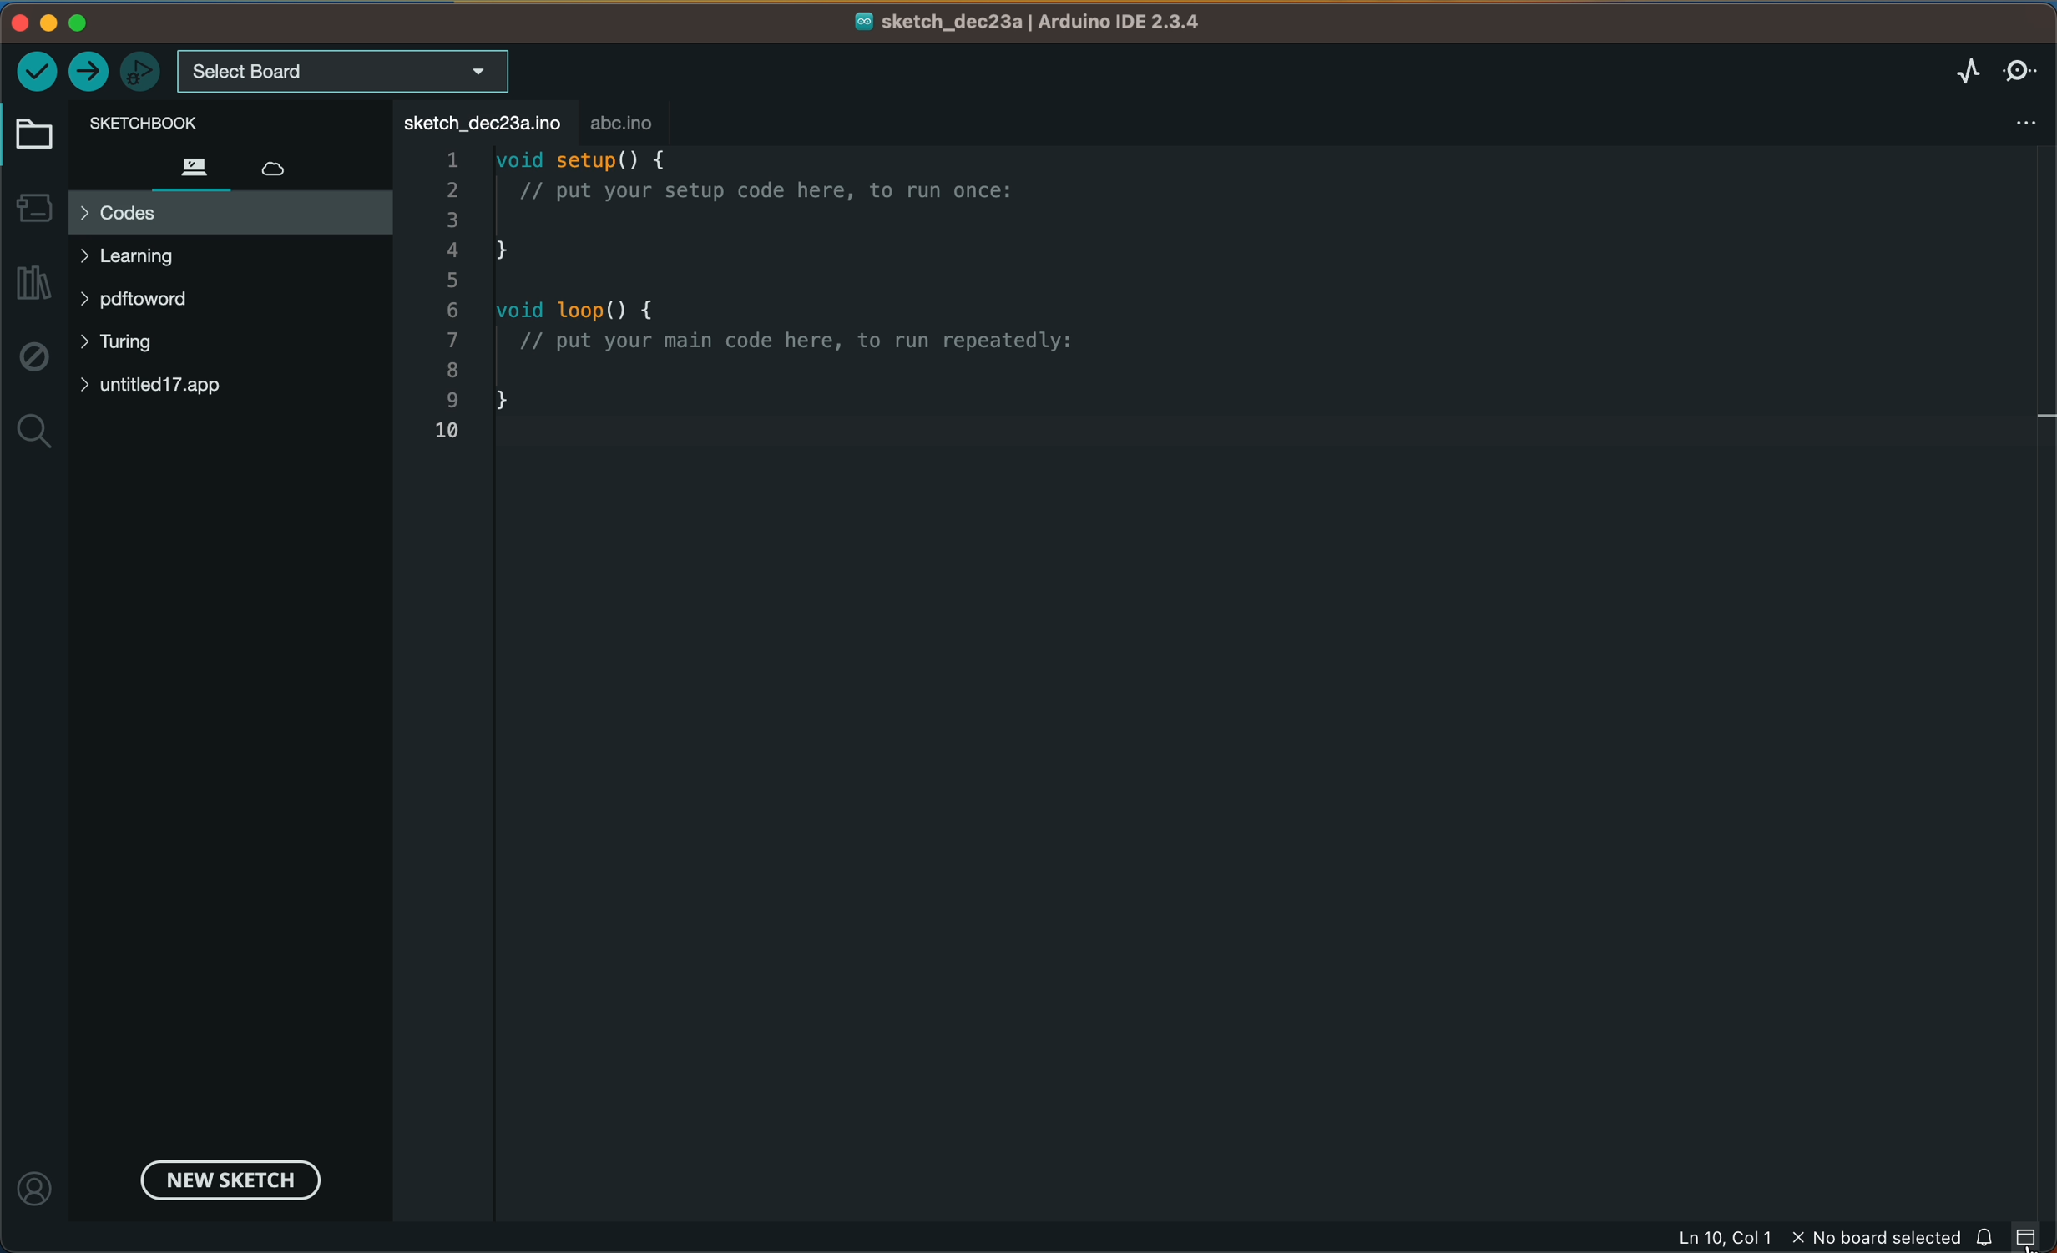  I want to click on search, so click(34, 432).